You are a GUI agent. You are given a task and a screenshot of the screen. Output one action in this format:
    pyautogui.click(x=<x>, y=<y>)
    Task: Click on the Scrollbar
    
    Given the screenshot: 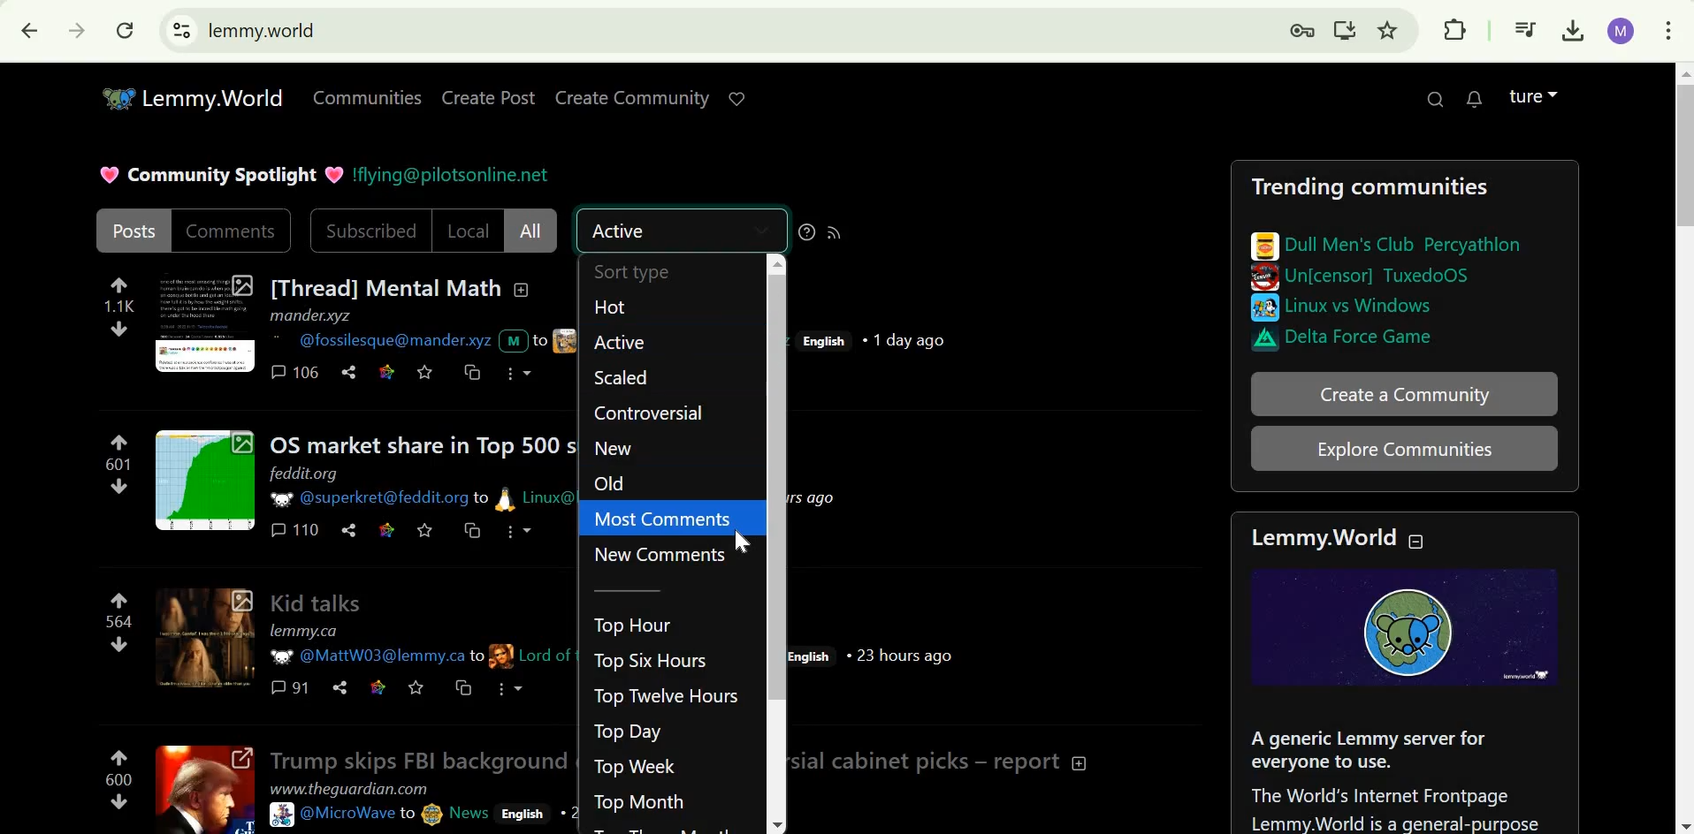 What is the action you would take?
    pyautogui.click(x=1683, y=449)
    